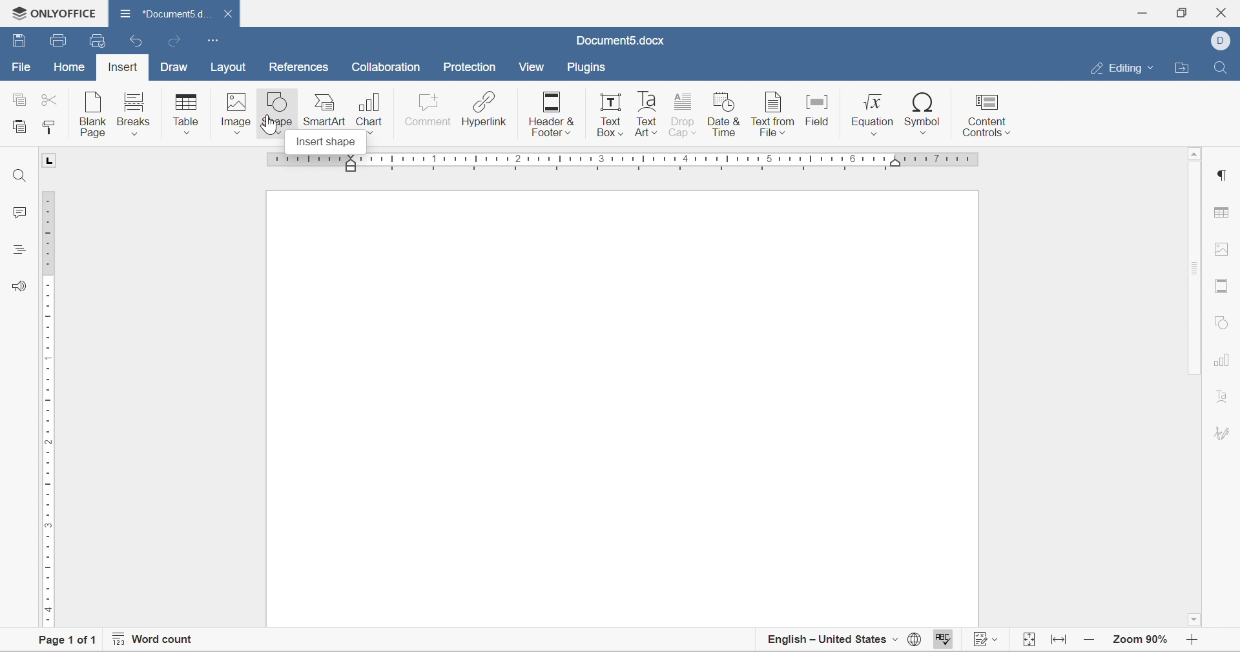 Image resolution: width=1240 pixels, height=652 pixels. What do you see at coordinates (922, 115) in the screenshot?
I see `symbol` at bounding box center [922, 115].